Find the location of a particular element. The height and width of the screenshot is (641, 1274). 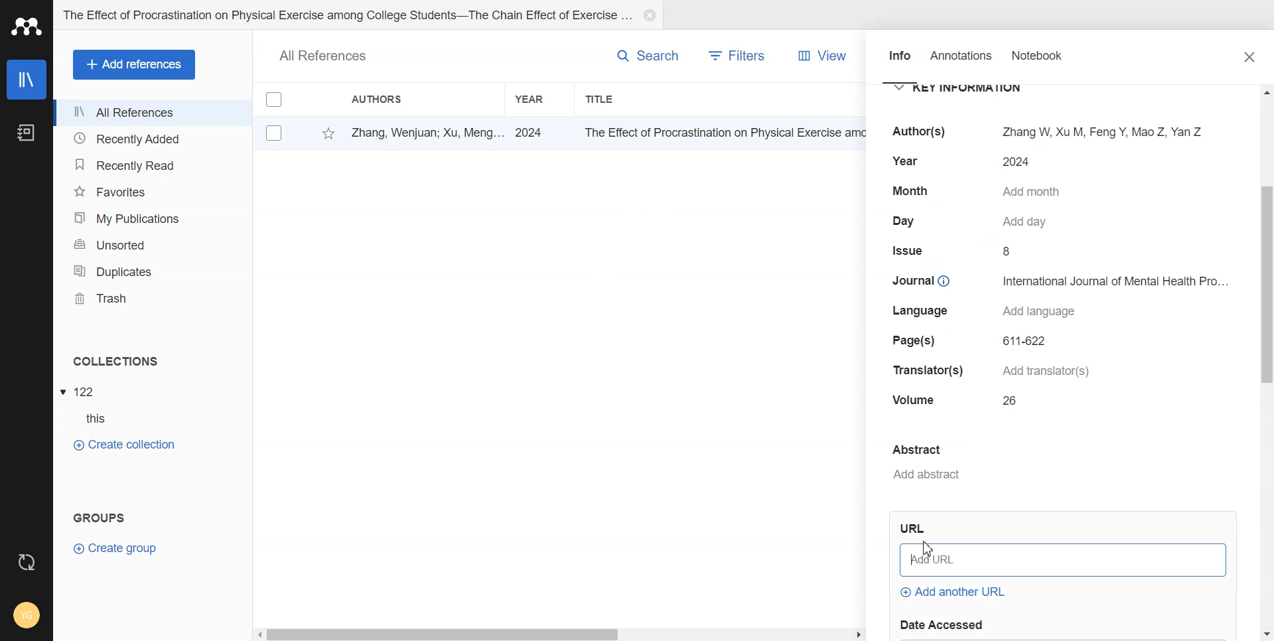

Authors is located at coordinates (401, 100).